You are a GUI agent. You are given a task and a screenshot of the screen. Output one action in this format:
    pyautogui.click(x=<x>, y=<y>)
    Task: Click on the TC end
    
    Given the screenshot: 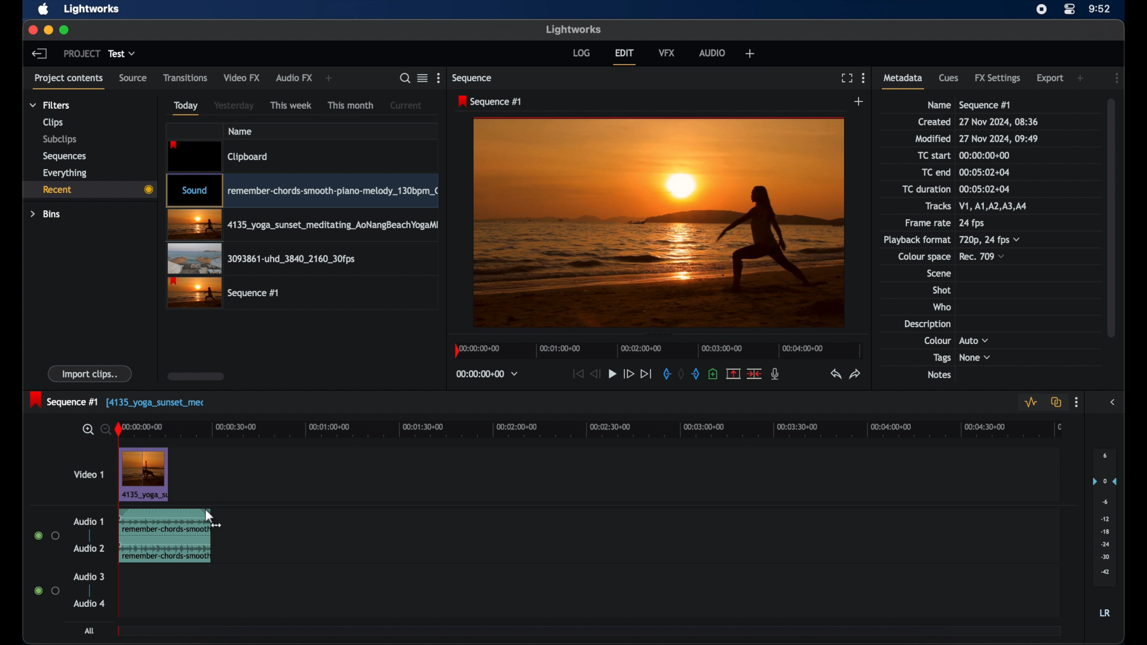 What is the action you would take?
    pyautogui.click(x=928, y=172)
    